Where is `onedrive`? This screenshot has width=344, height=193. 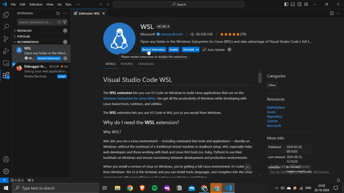 onedrive is located at coordinates (289, 188).